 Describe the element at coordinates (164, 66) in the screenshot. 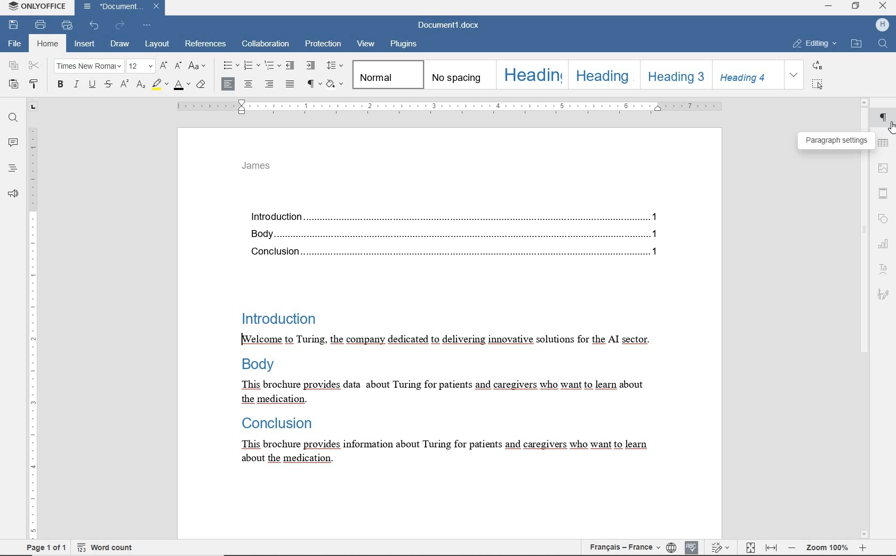

I see `increment font size` at that location.